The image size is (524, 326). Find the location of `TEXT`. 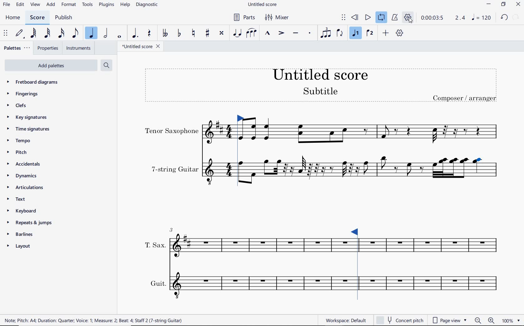

TEXT is located at coordinates (15, 199).